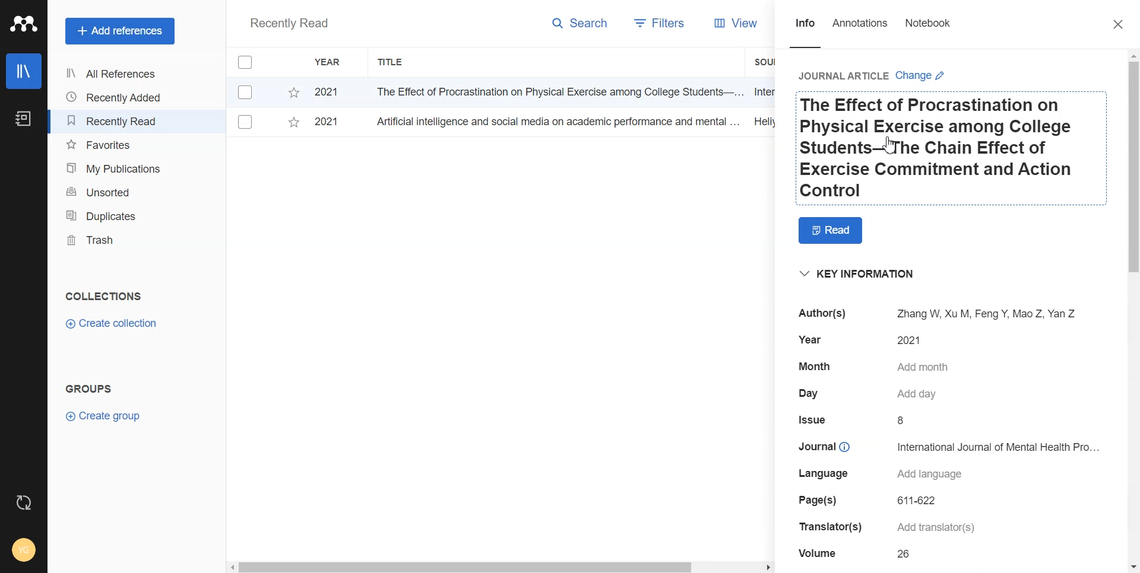 This screenshot has height=573, width=1140. What do you see at coordinates (656, 24) in the screenshot?
I see `Filters` at bounding box center [656, 24].